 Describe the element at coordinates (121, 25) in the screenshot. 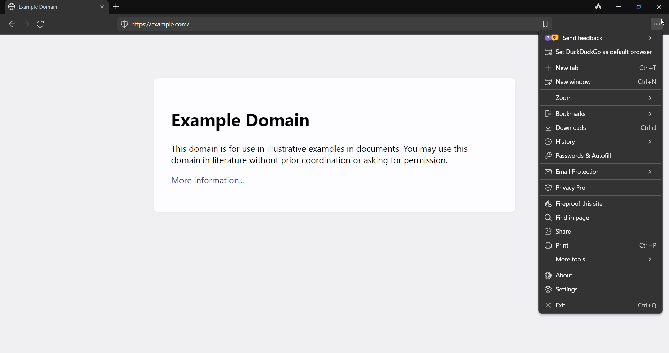

I see `protection menu` at that location.